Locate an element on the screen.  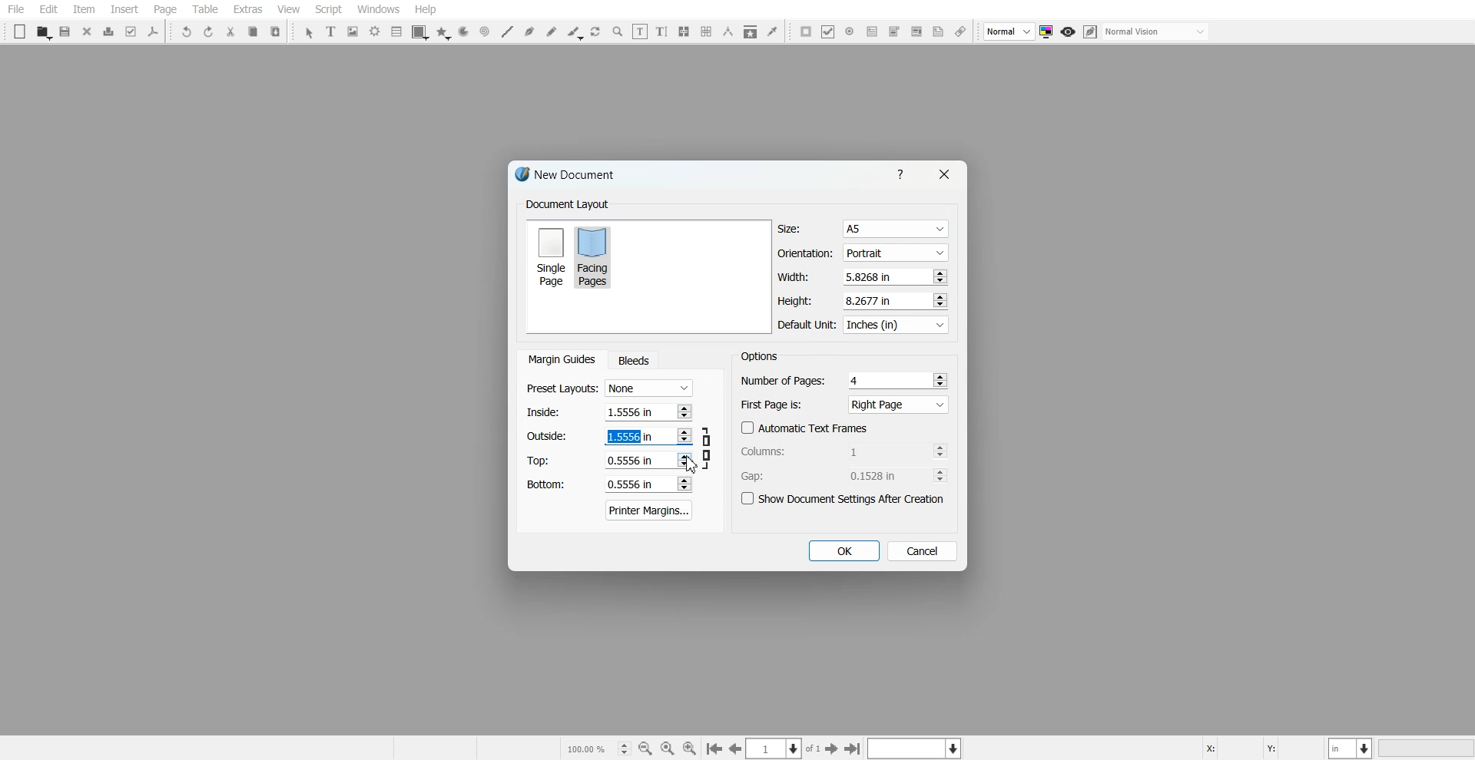
Portrait is located at coordinates (894, 252).